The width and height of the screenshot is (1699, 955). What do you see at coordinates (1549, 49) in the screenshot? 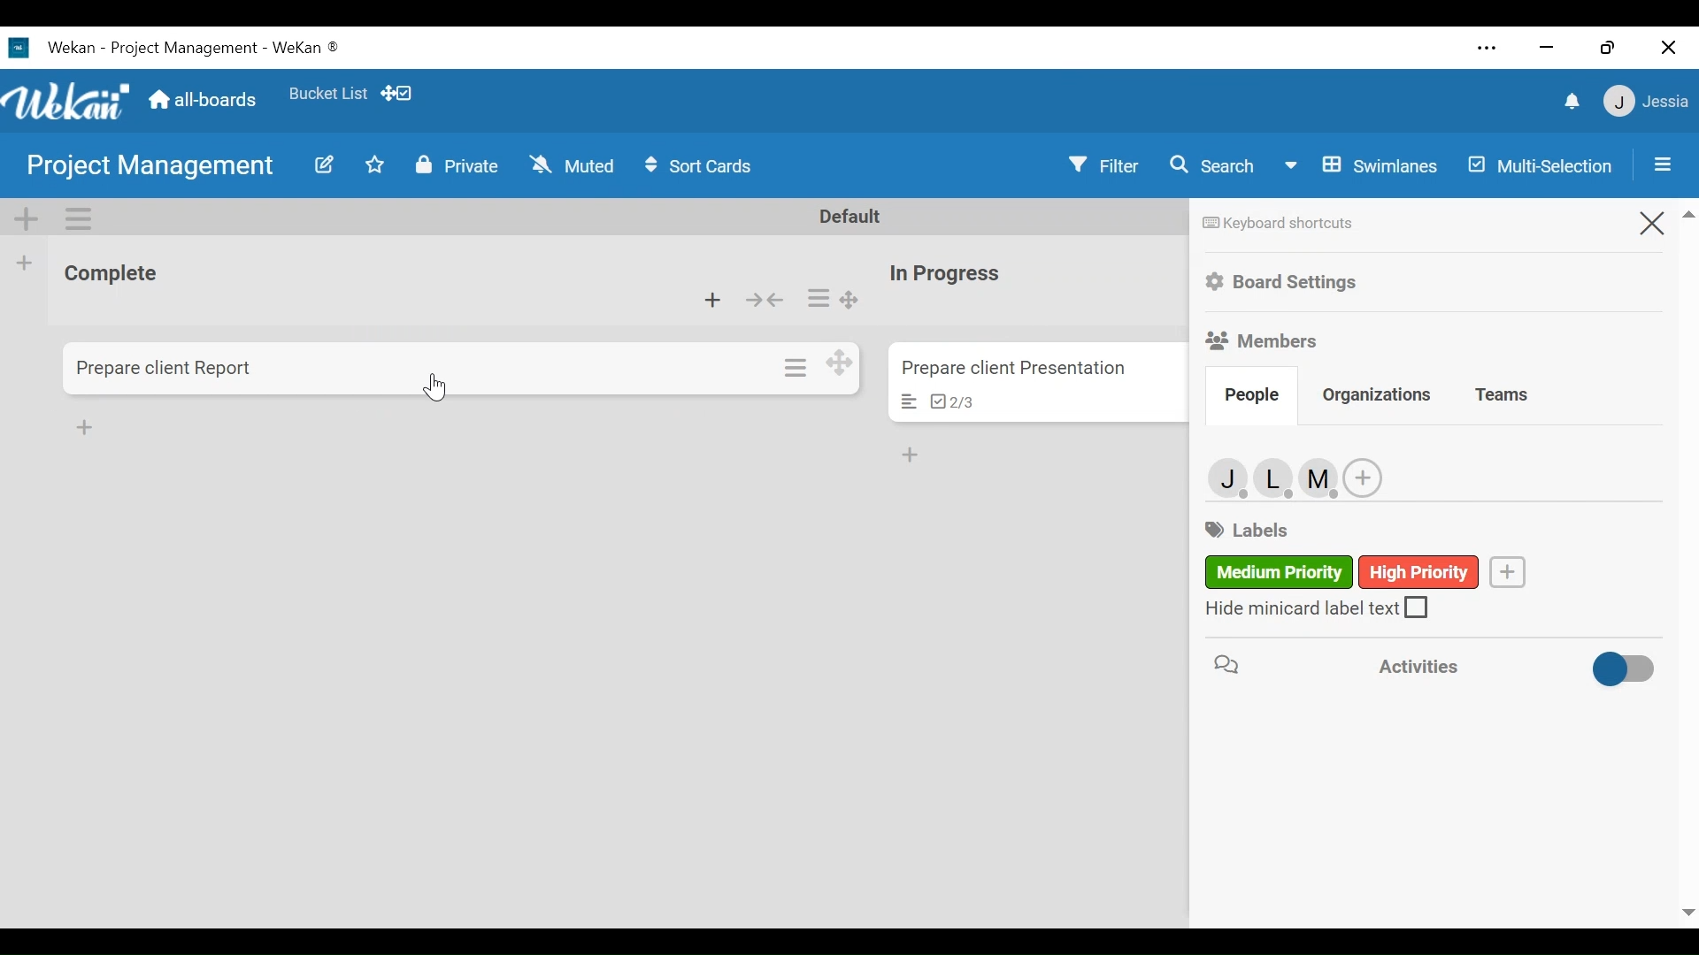
I see `minimize` at bounding box center [1549, 49].